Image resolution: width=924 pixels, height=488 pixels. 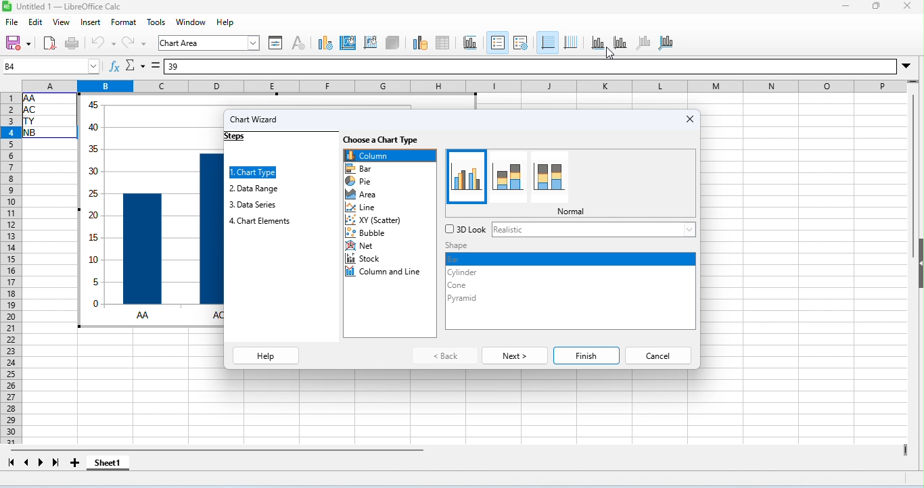 I want to click on different style, so click(x=508, y=174).